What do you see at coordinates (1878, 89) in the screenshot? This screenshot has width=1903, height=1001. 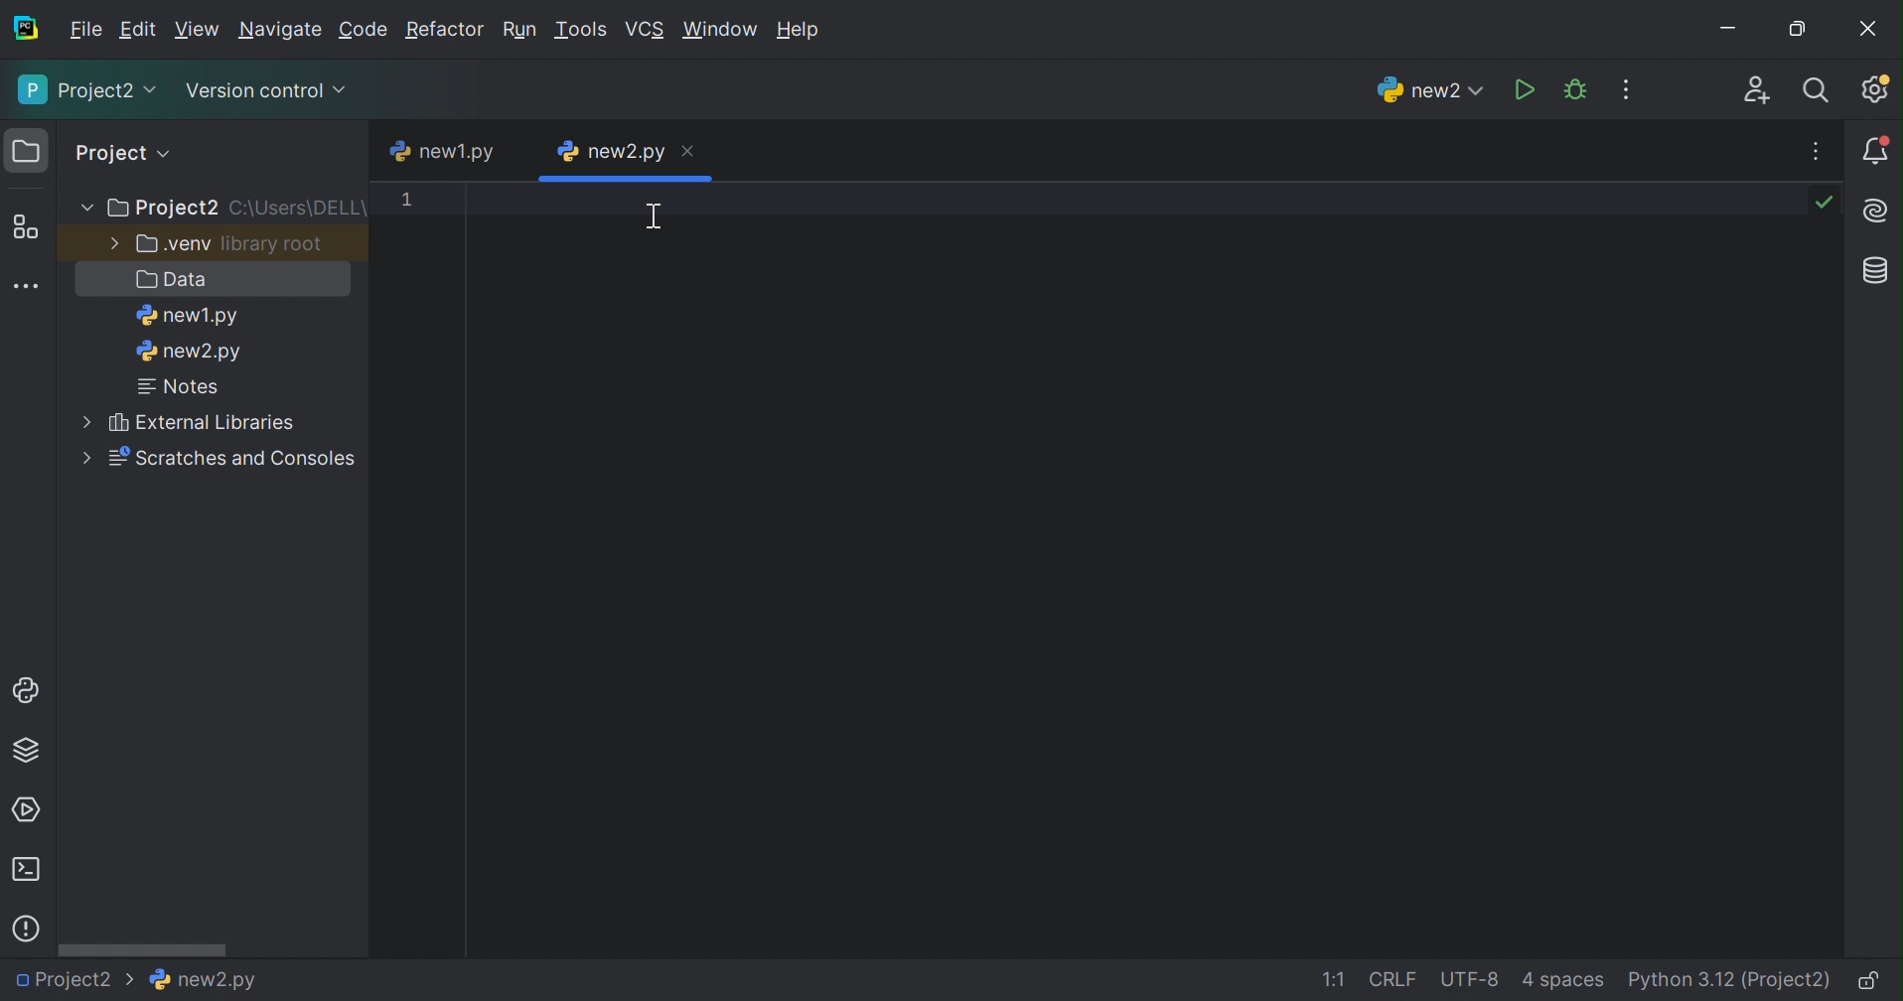 I see `Updates available. IDE and Project Settings.` at bounding box center [1878, 89].